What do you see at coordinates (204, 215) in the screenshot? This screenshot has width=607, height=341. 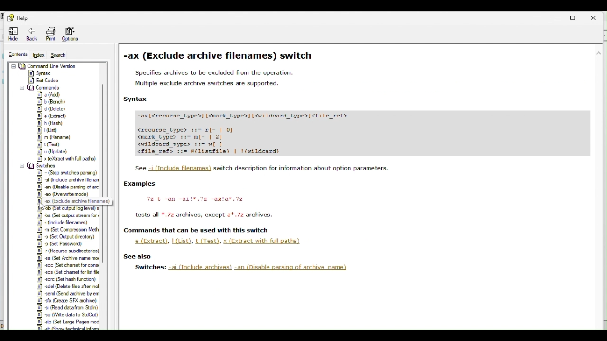 I see `tests all *.7z archives, except a*.7z archives.` at bounding box center [204, 215].